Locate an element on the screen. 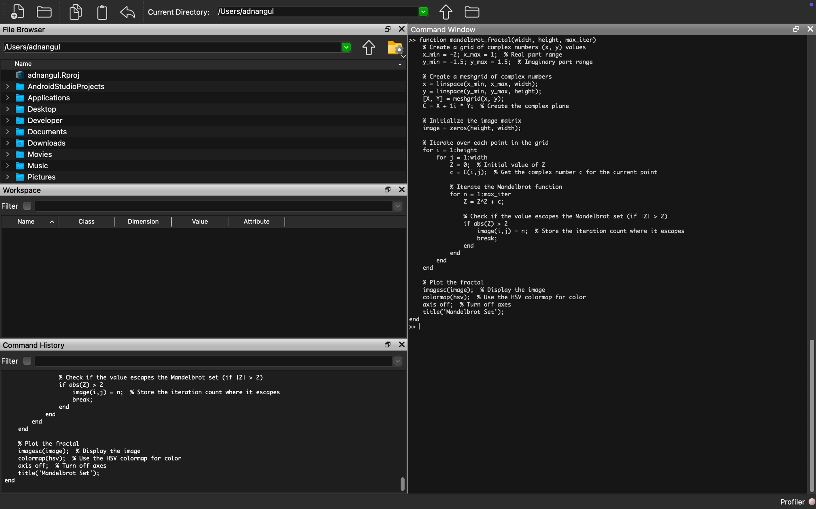 This screenshot has width=816, height=509. Filter is located at coordinates (10, 360).